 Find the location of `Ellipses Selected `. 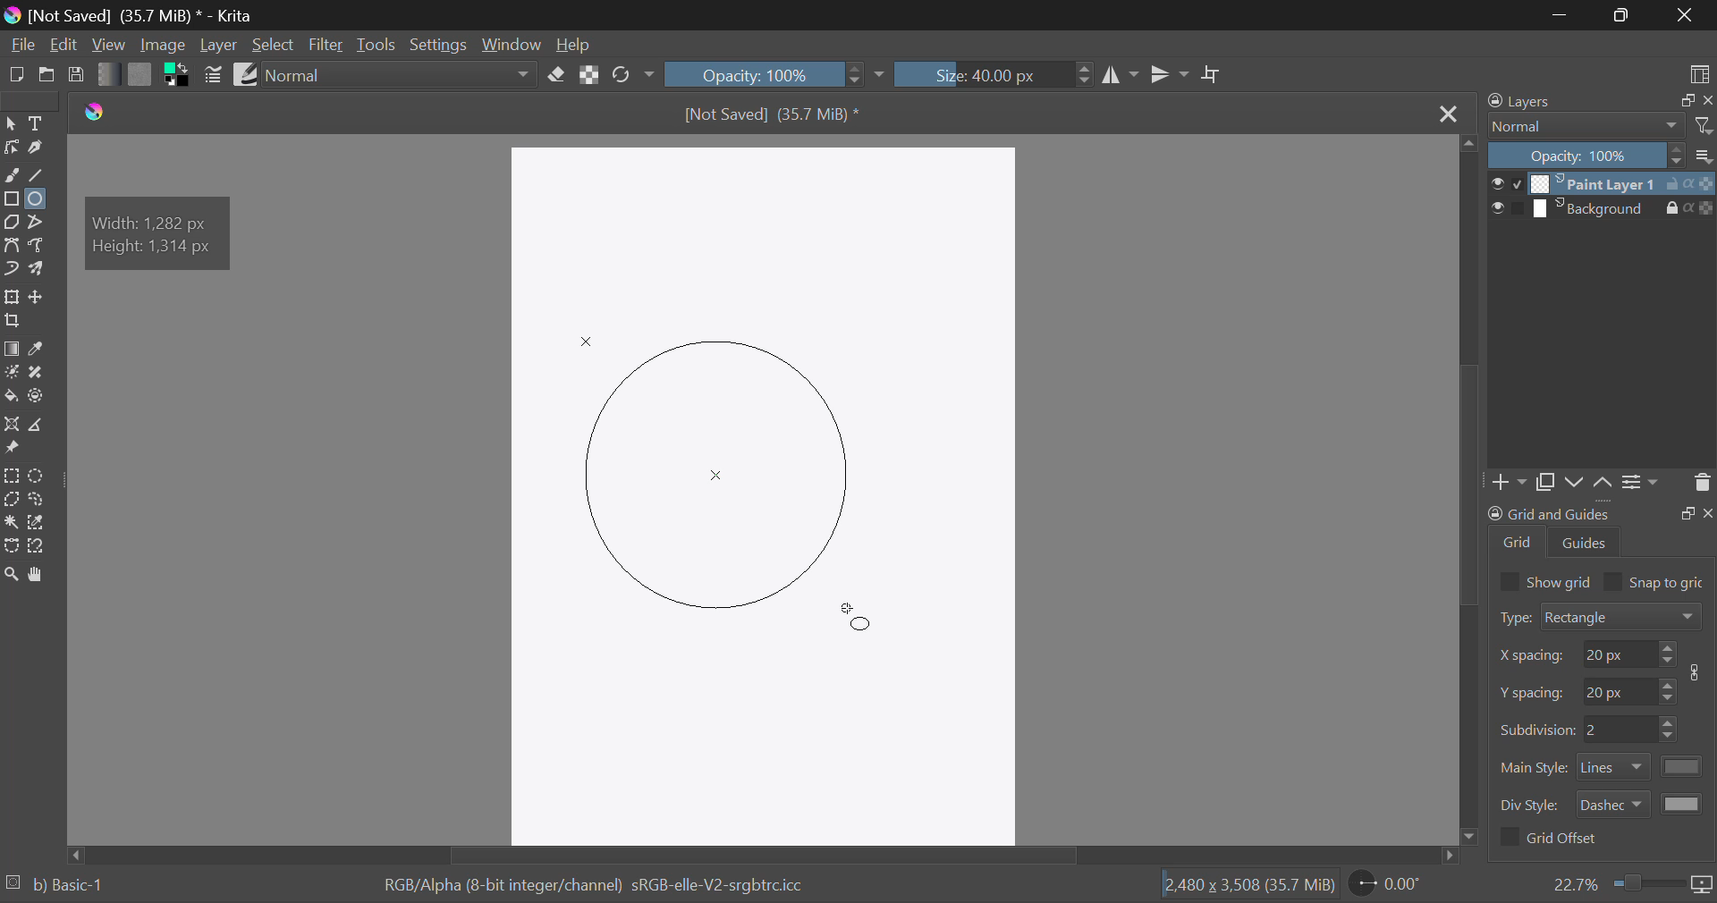

Ellipses Selected  is located at coordinates (36, 198).